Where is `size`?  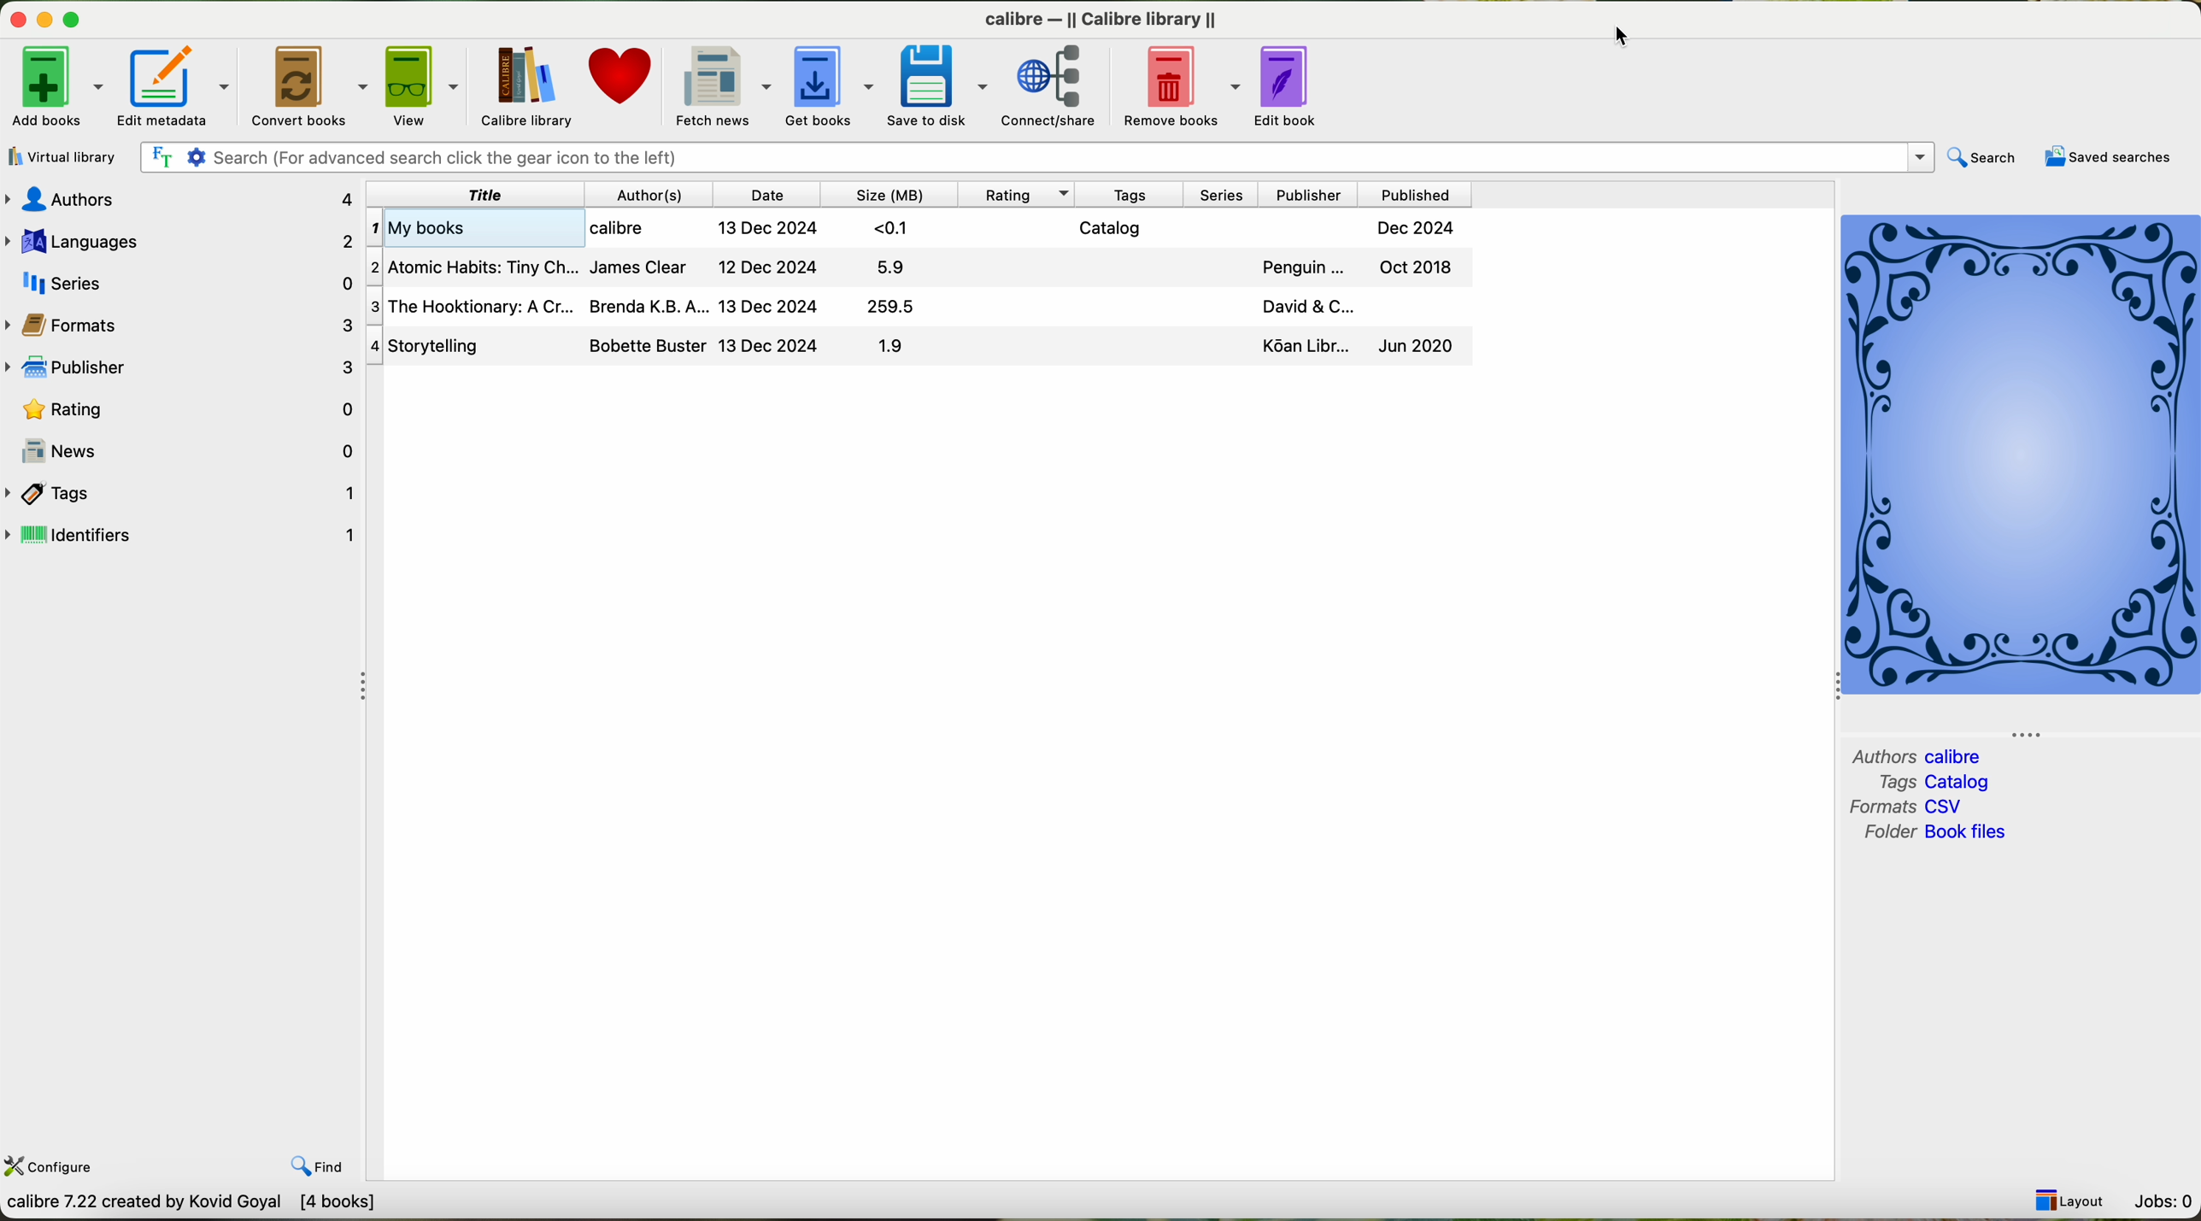 size is located at coordinates (889, 195).